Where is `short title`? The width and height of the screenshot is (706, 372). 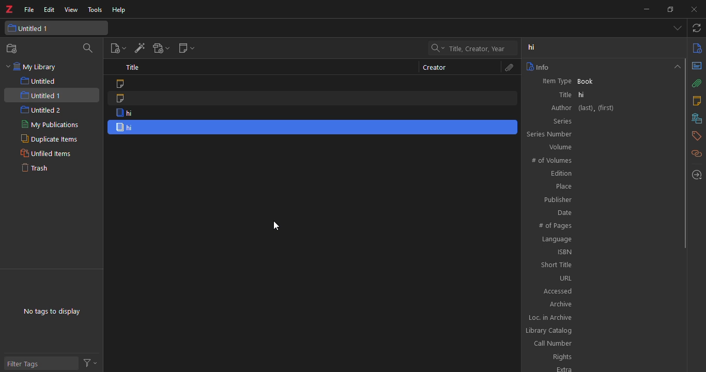
short title is located at coordinates (557, 266).